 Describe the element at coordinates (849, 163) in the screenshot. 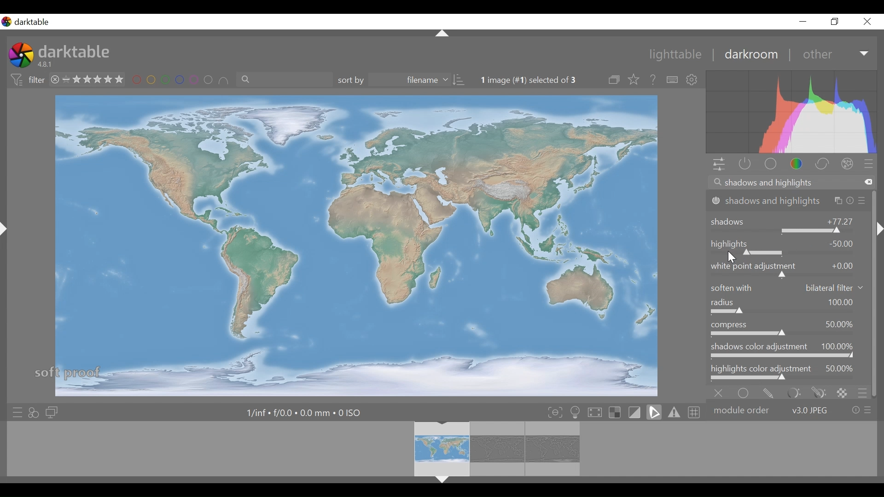

I see `effect` at that location.